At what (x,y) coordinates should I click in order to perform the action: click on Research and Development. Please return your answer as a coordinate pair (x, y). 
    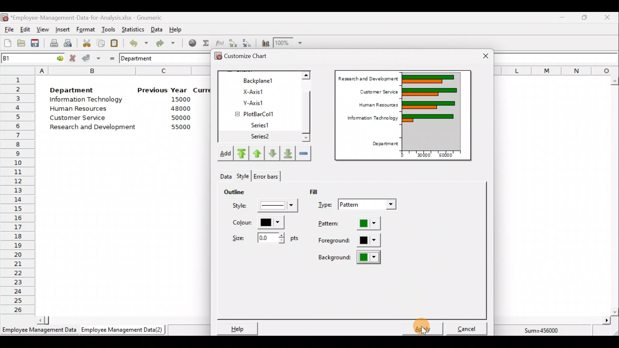
    Looking at the image, I should click on (368, 78).